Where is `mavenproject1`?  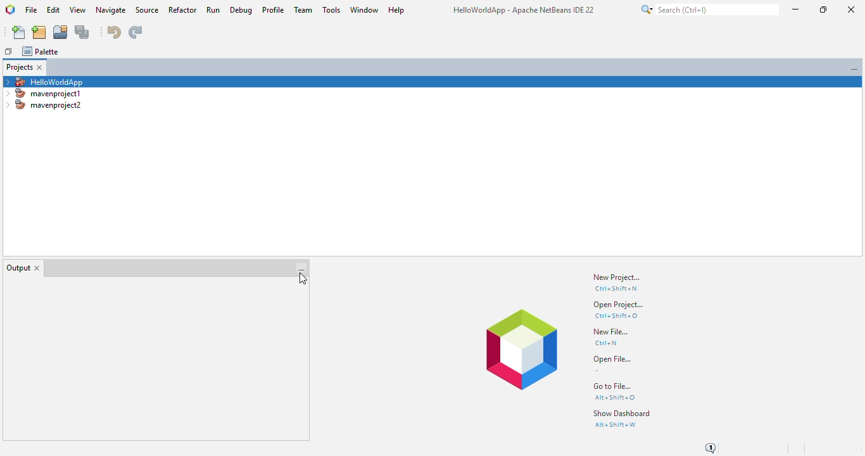 mavenproject1 is located at coordinates (45, 93).